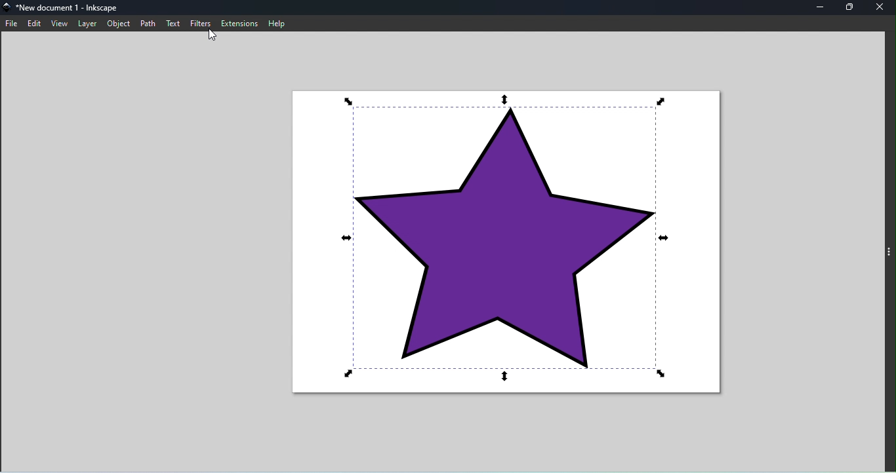 The height and width of the screenshot is (473, 896). Describe the element at coordinates (121, 24) in the screenshot. I see `object` at that location.